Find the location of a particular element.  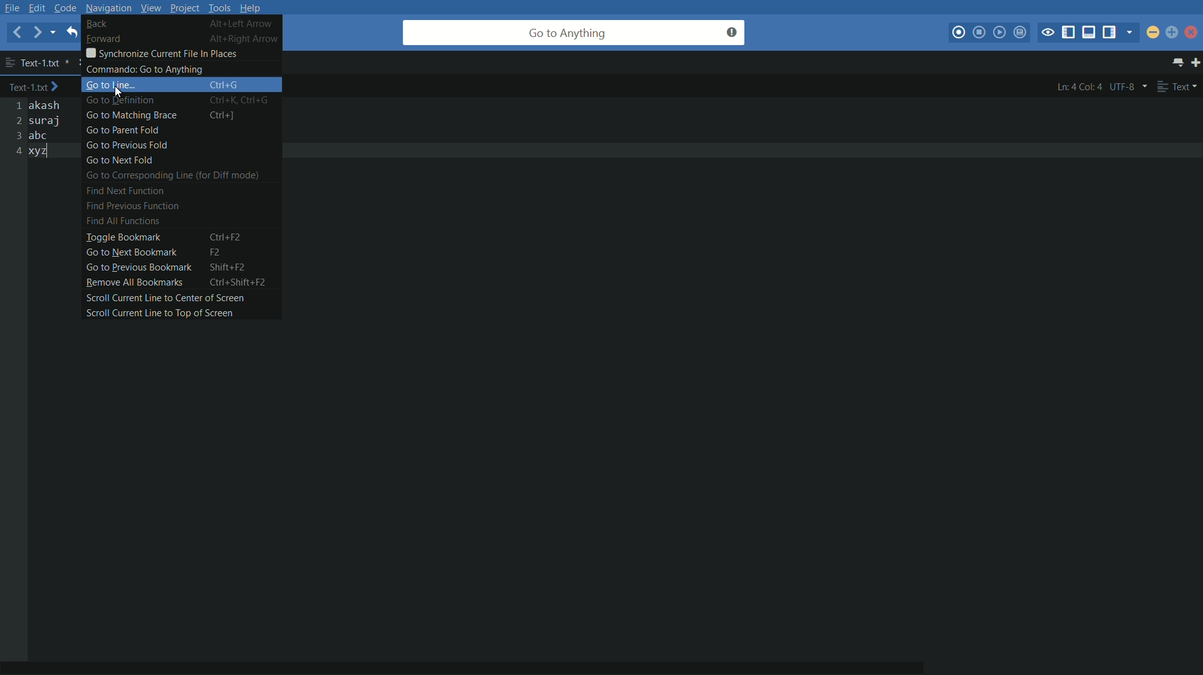

stop macro is located at coordinates (979, 33).